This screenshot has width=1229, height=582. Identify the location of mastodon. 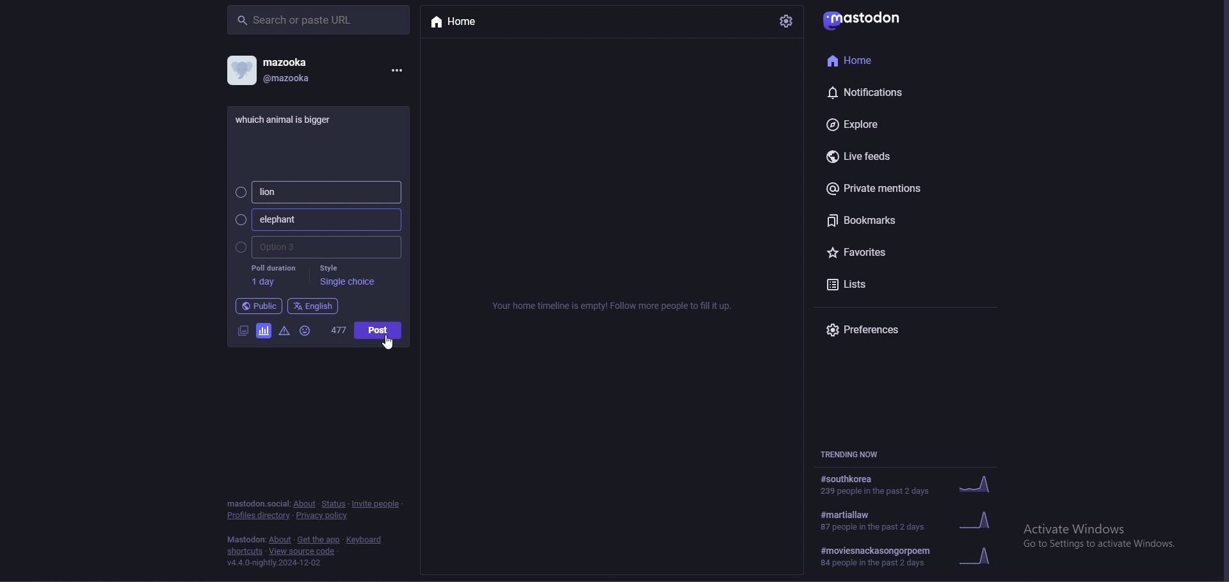
(867, 18).